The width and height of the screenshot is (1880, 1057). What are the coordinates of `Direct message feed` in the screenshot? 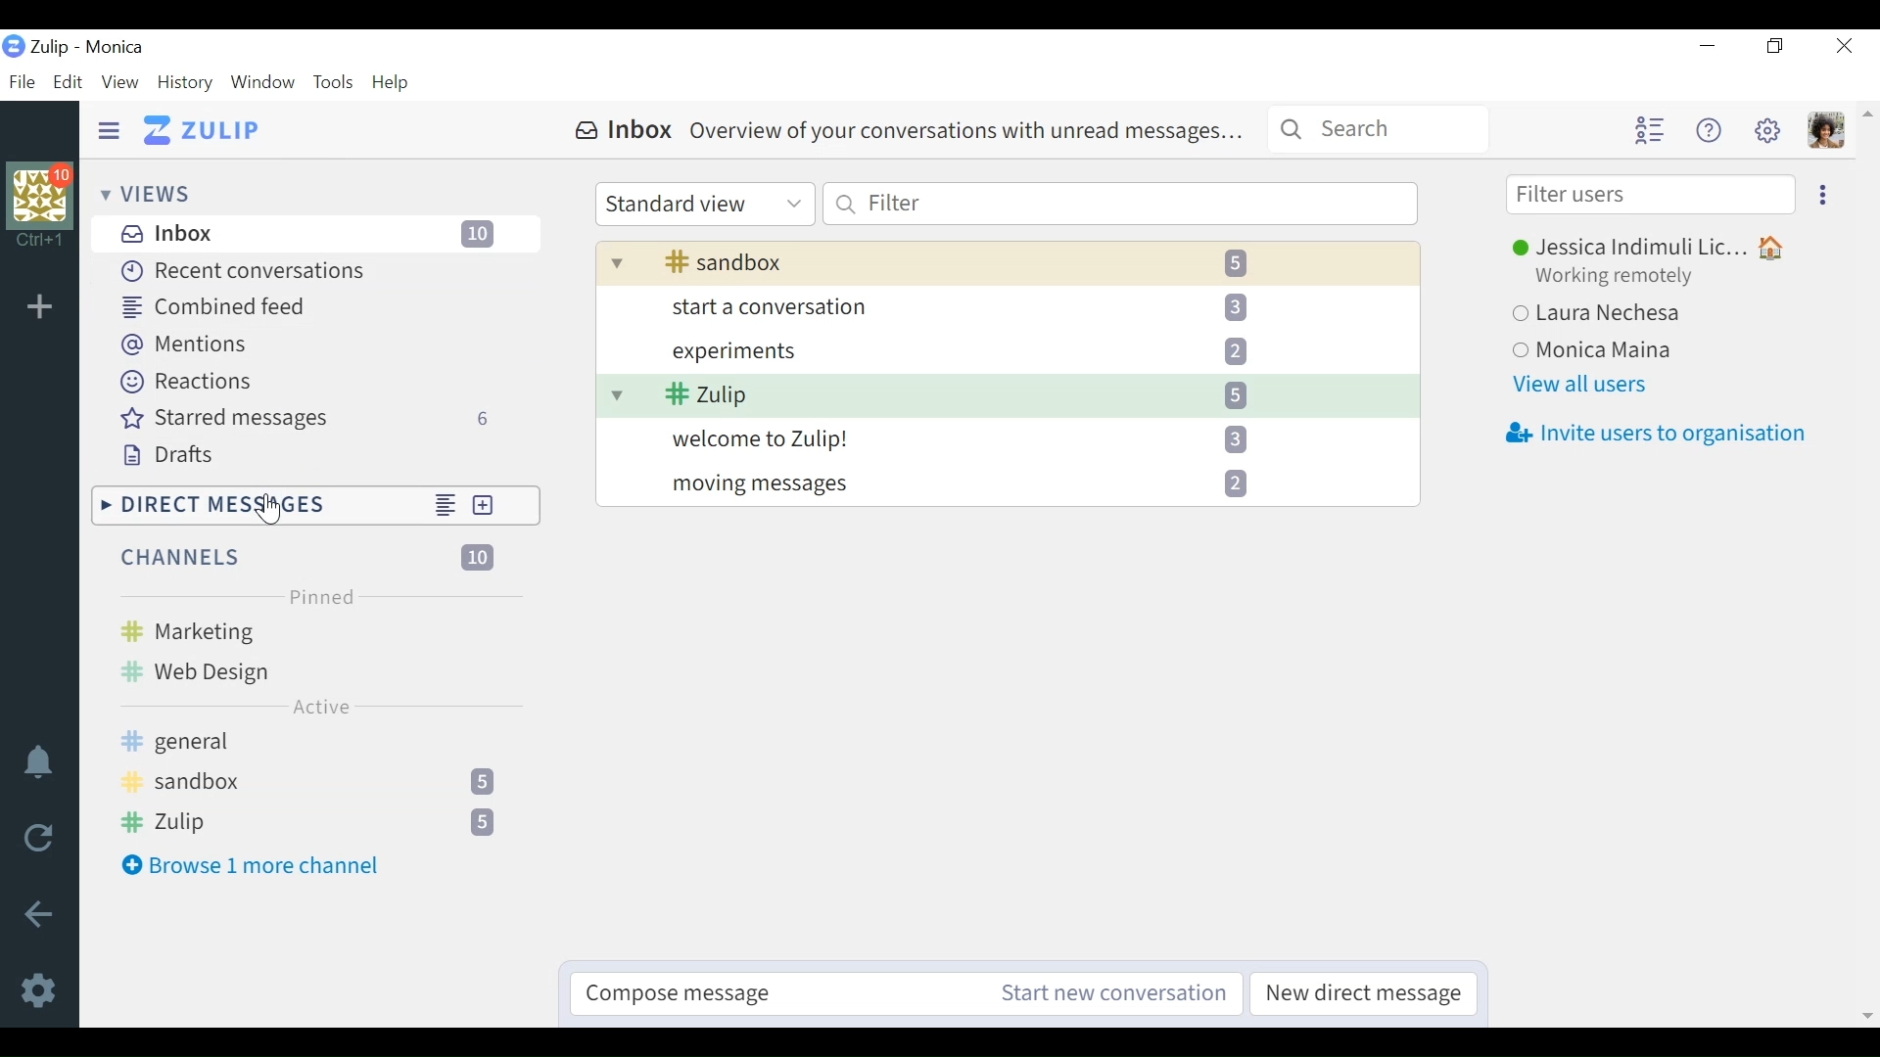 It's located at (444, 505).